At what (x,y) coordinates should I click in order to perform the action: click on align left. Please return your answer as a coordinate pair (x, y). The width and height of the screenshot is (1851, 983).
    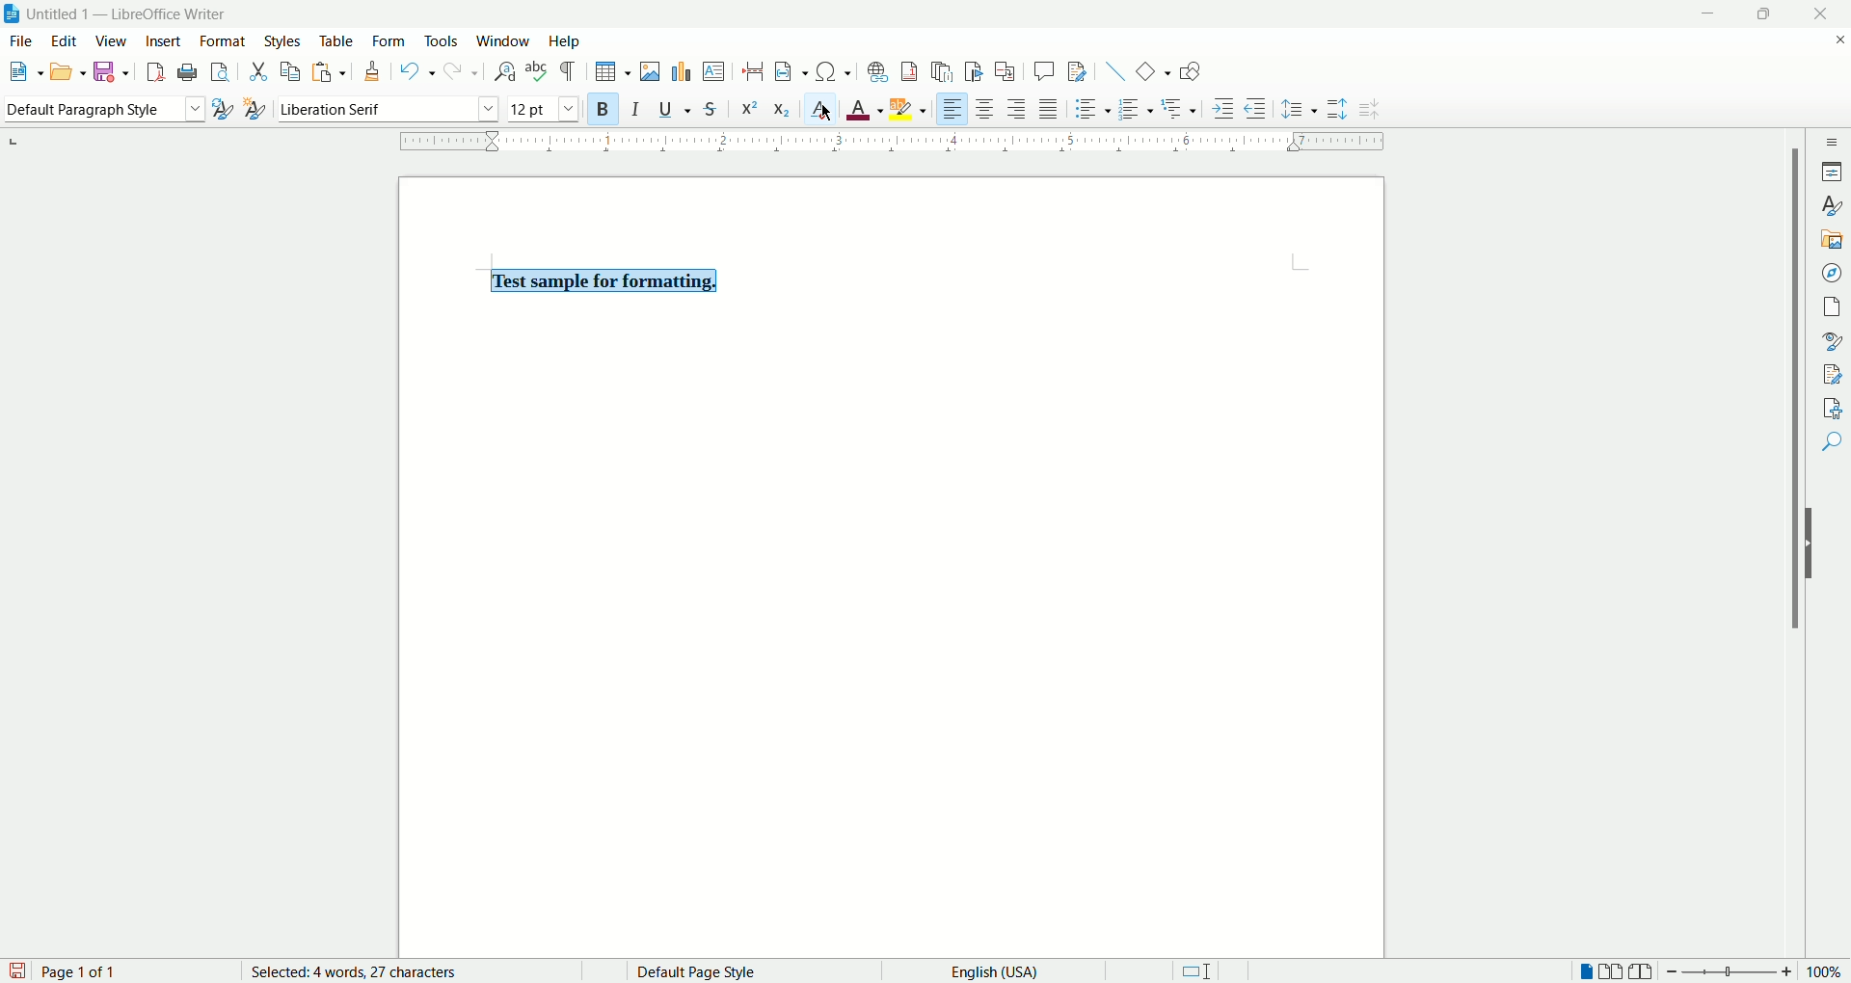
    Looking at the image, I should click on (953, 108).